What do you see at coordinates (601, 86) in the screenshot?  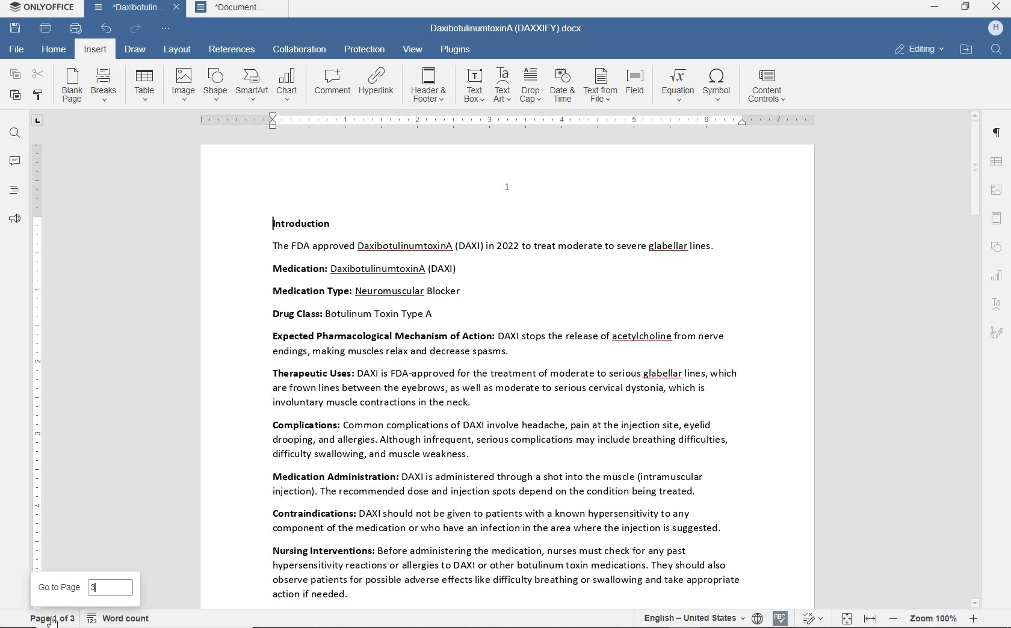 I see `text from file` at bounding box center [601, 86].